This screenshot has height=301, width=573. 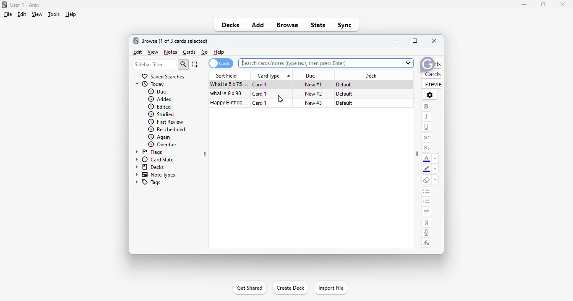 What do you see at coordinates (371, 76) in the screenshot?
I see `deck` at bounding box center [371, 76].